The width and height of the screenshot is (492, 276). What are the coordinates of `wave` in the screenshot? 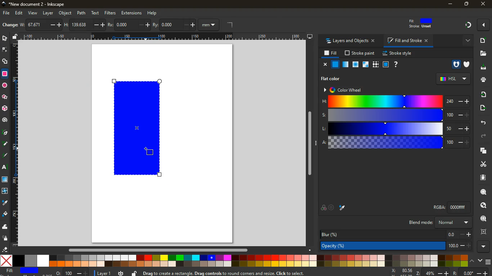 It's located at (5, 227).